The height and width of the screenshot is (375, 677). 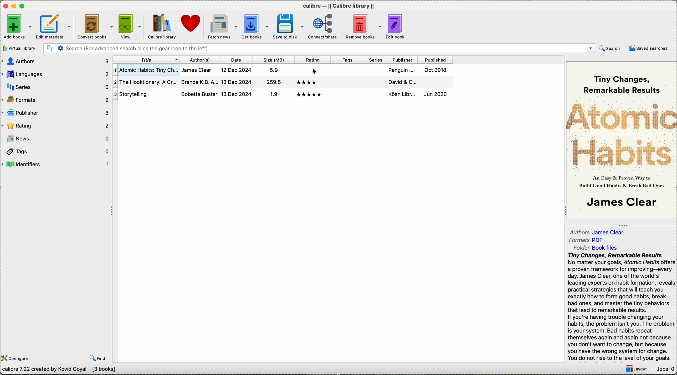 I want to click on virtual library, so click(x=19, y=48).